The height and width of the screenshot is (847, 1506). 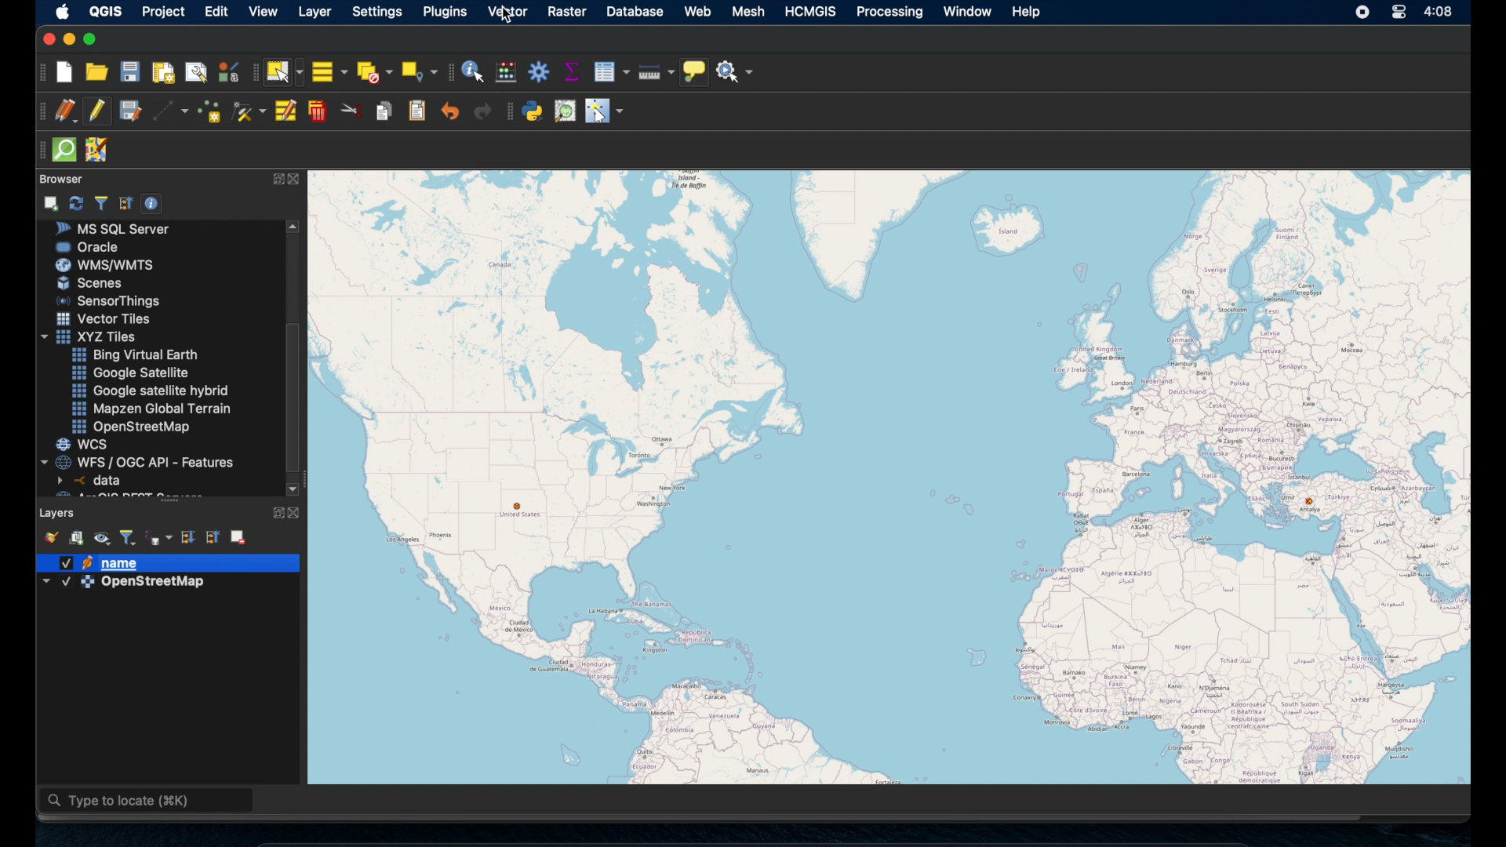 What do you see at coordinates (60, 11) in the screenshot?
I see `apple icon` at bounding box center [60, 11].